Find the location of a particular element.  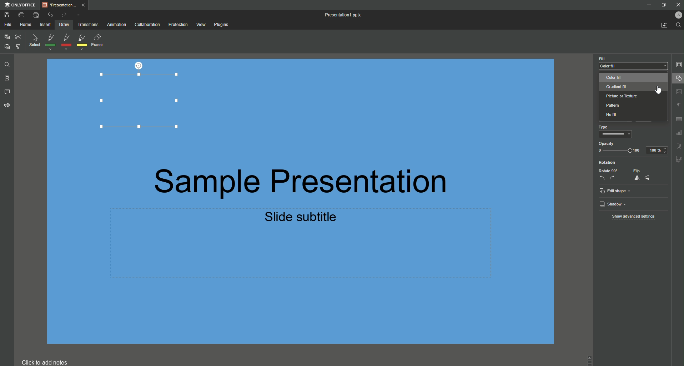

Insert is located at coordinates (45, 25).